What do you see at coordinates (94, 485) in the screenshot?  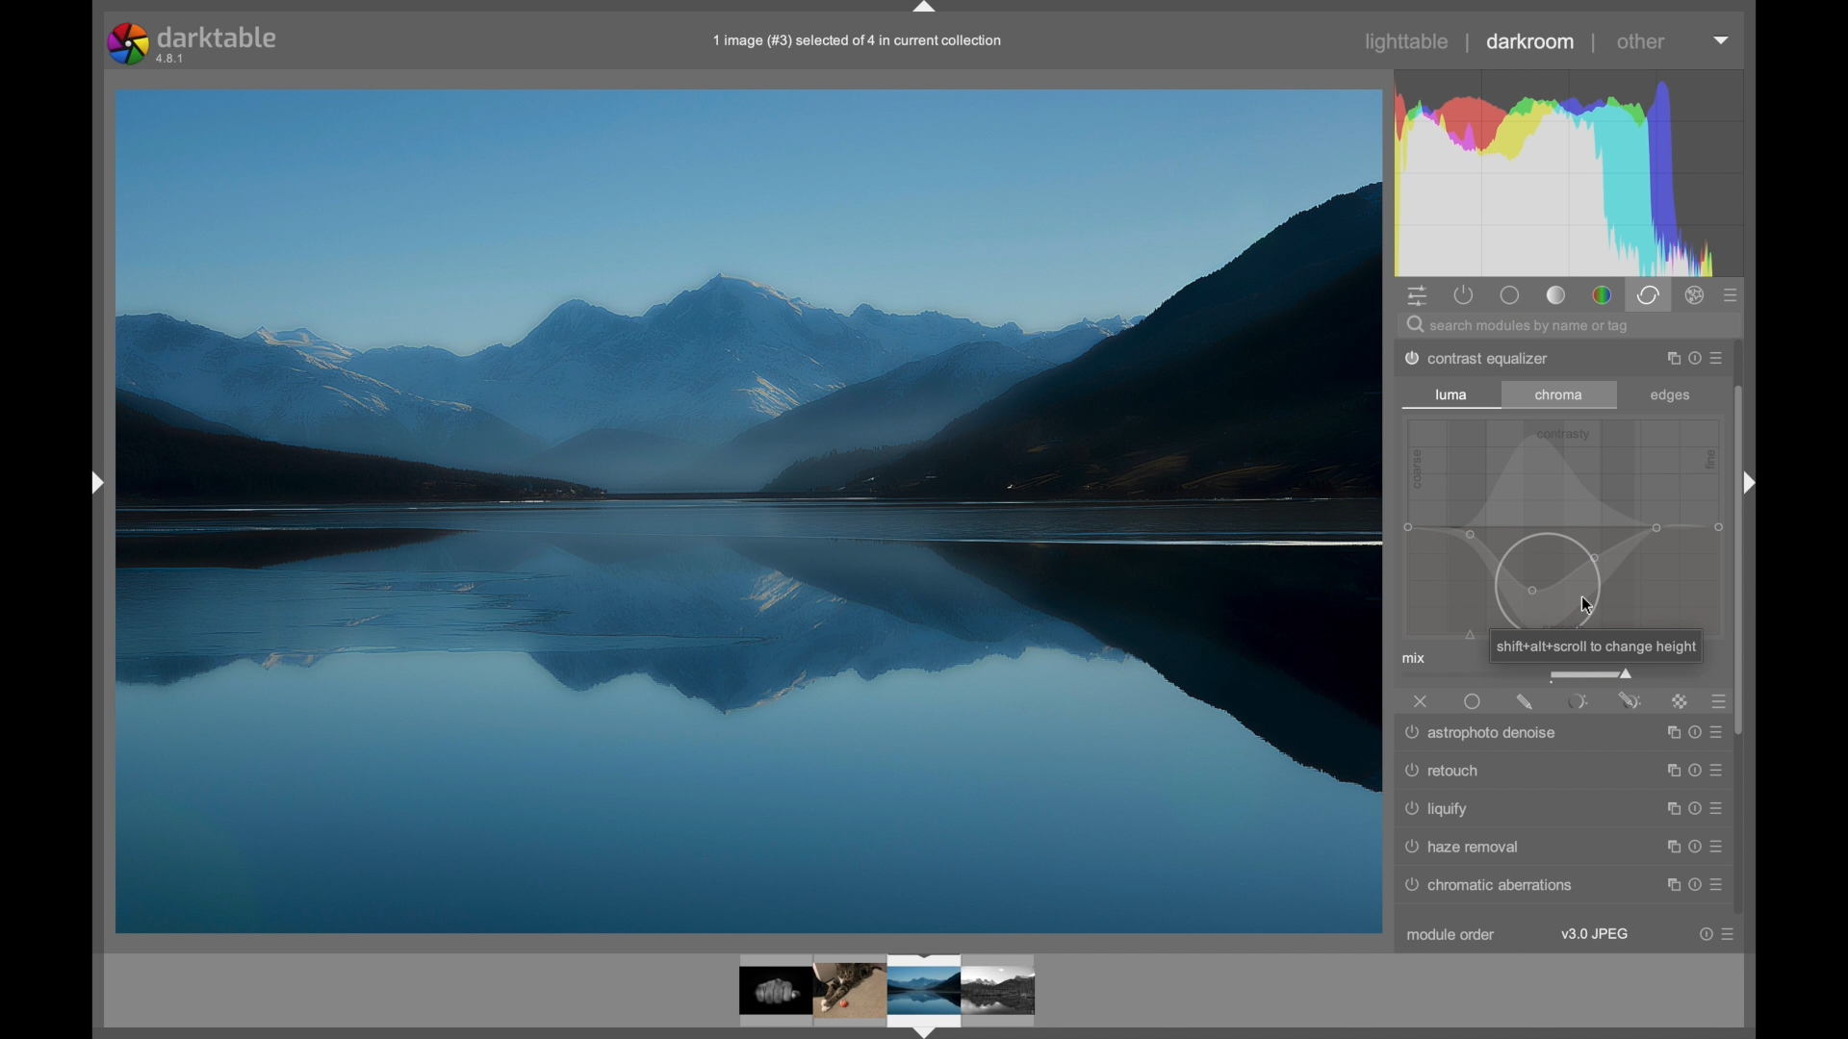 I see `drag handle` at bounding box center [94, 485].